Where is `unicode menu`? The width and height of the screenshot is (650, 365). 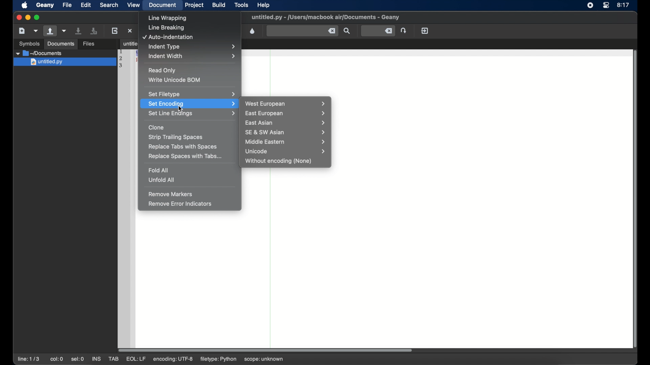 unicode menu is located at coordinates (286, 151).